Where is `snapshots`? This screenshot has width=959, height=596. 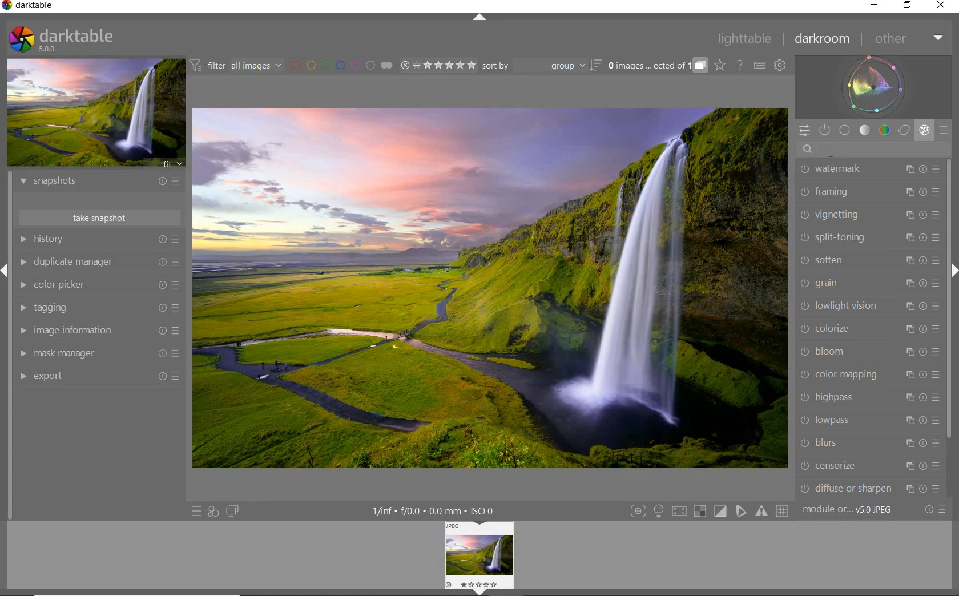
snapshots is located at coordinates (102, 183).